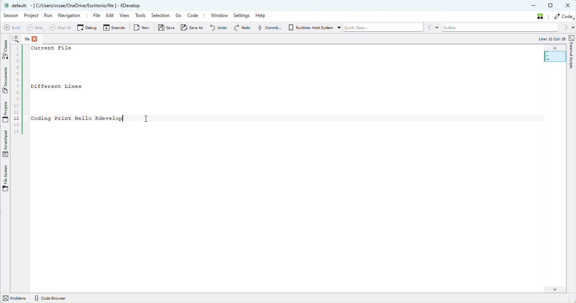 Image resolution: width=576 pixels, height=303 pixels. Describe the element at coordinates (11, 15) in the screenshot. I see `Session` at that location.